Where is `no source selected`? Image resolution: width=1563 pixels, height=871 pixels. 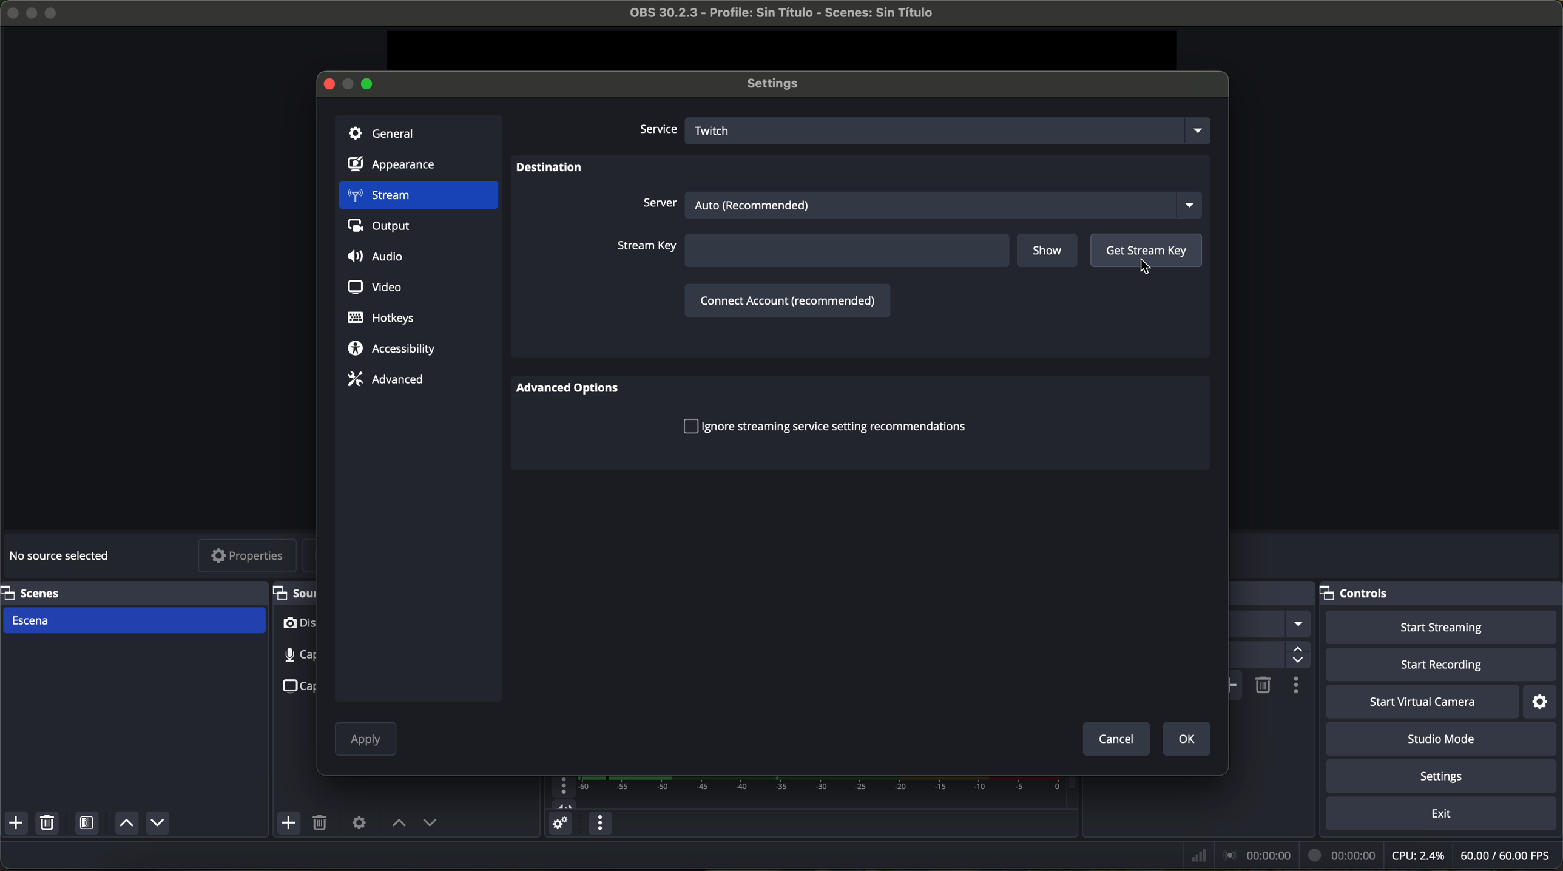 no source selected is located at coordinates (64, 554).